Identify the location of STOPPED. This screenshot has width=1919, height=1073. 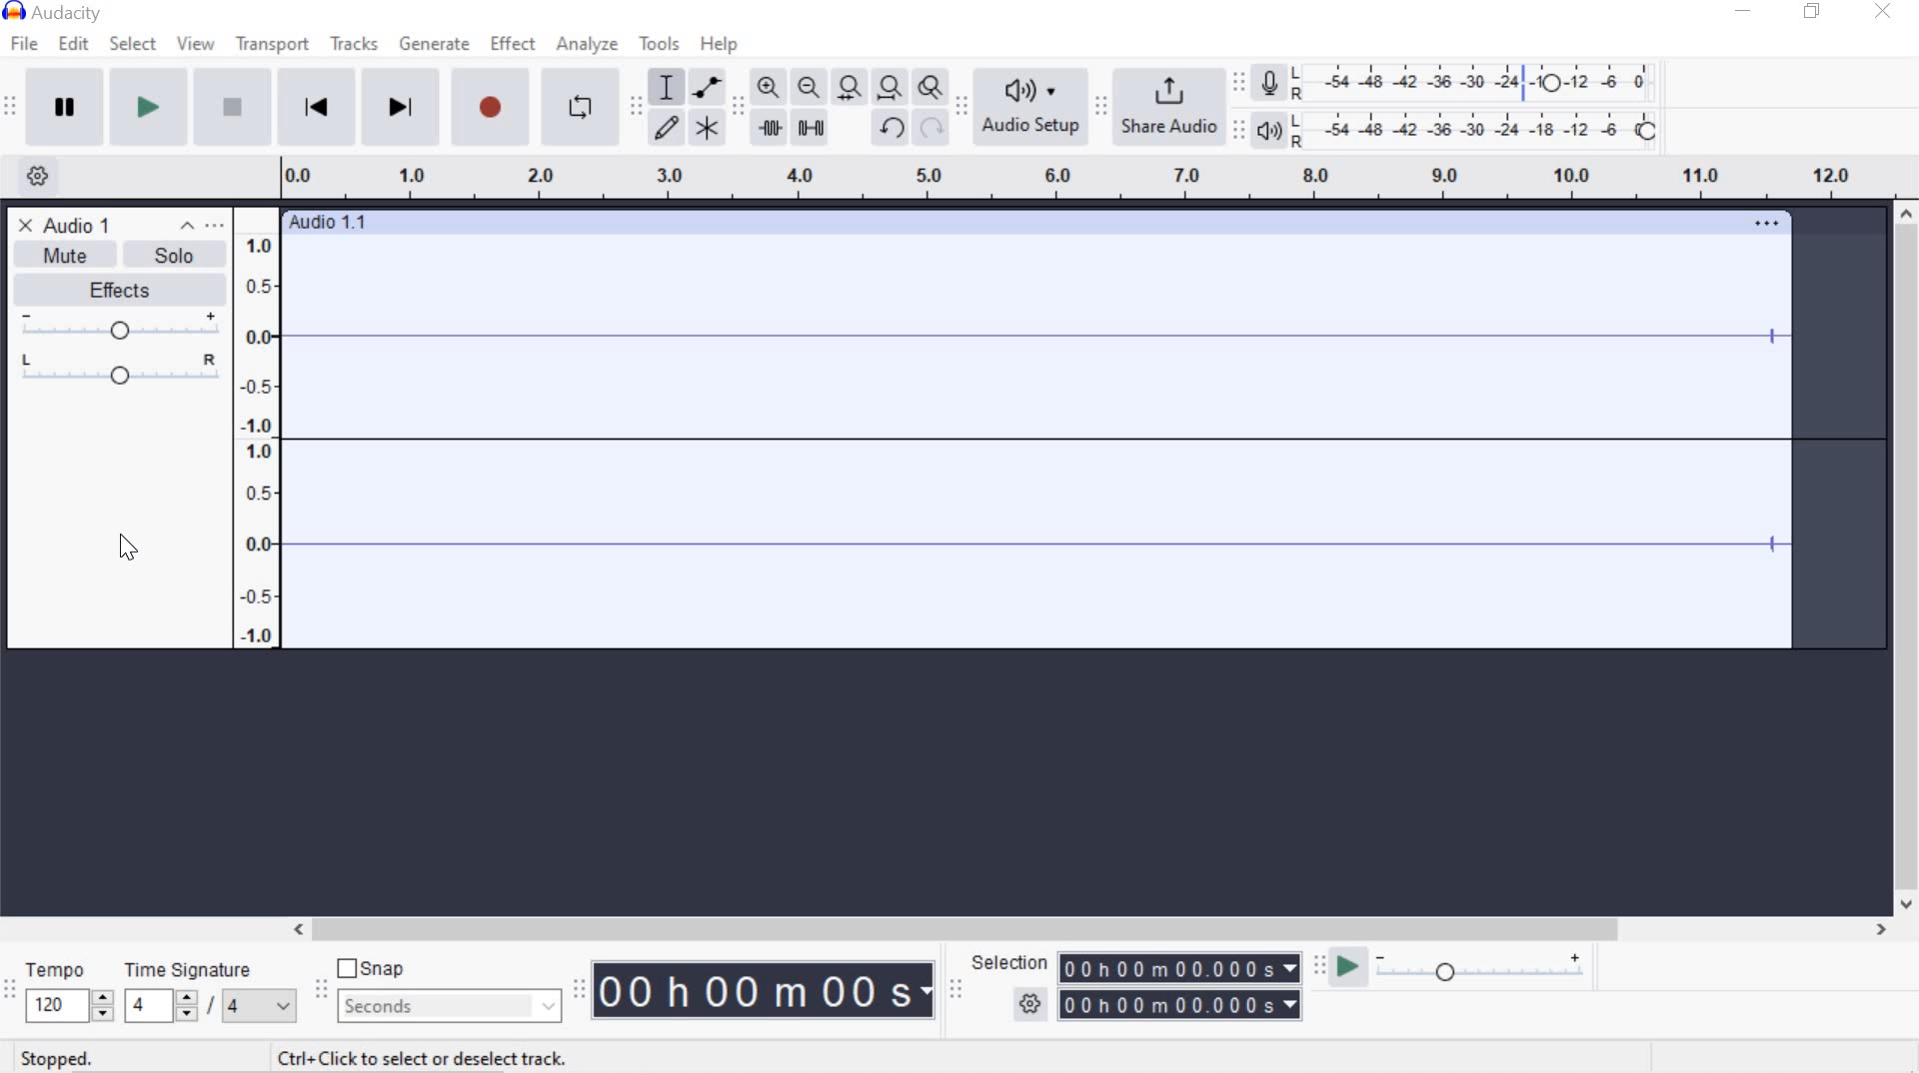
(56, 1058).